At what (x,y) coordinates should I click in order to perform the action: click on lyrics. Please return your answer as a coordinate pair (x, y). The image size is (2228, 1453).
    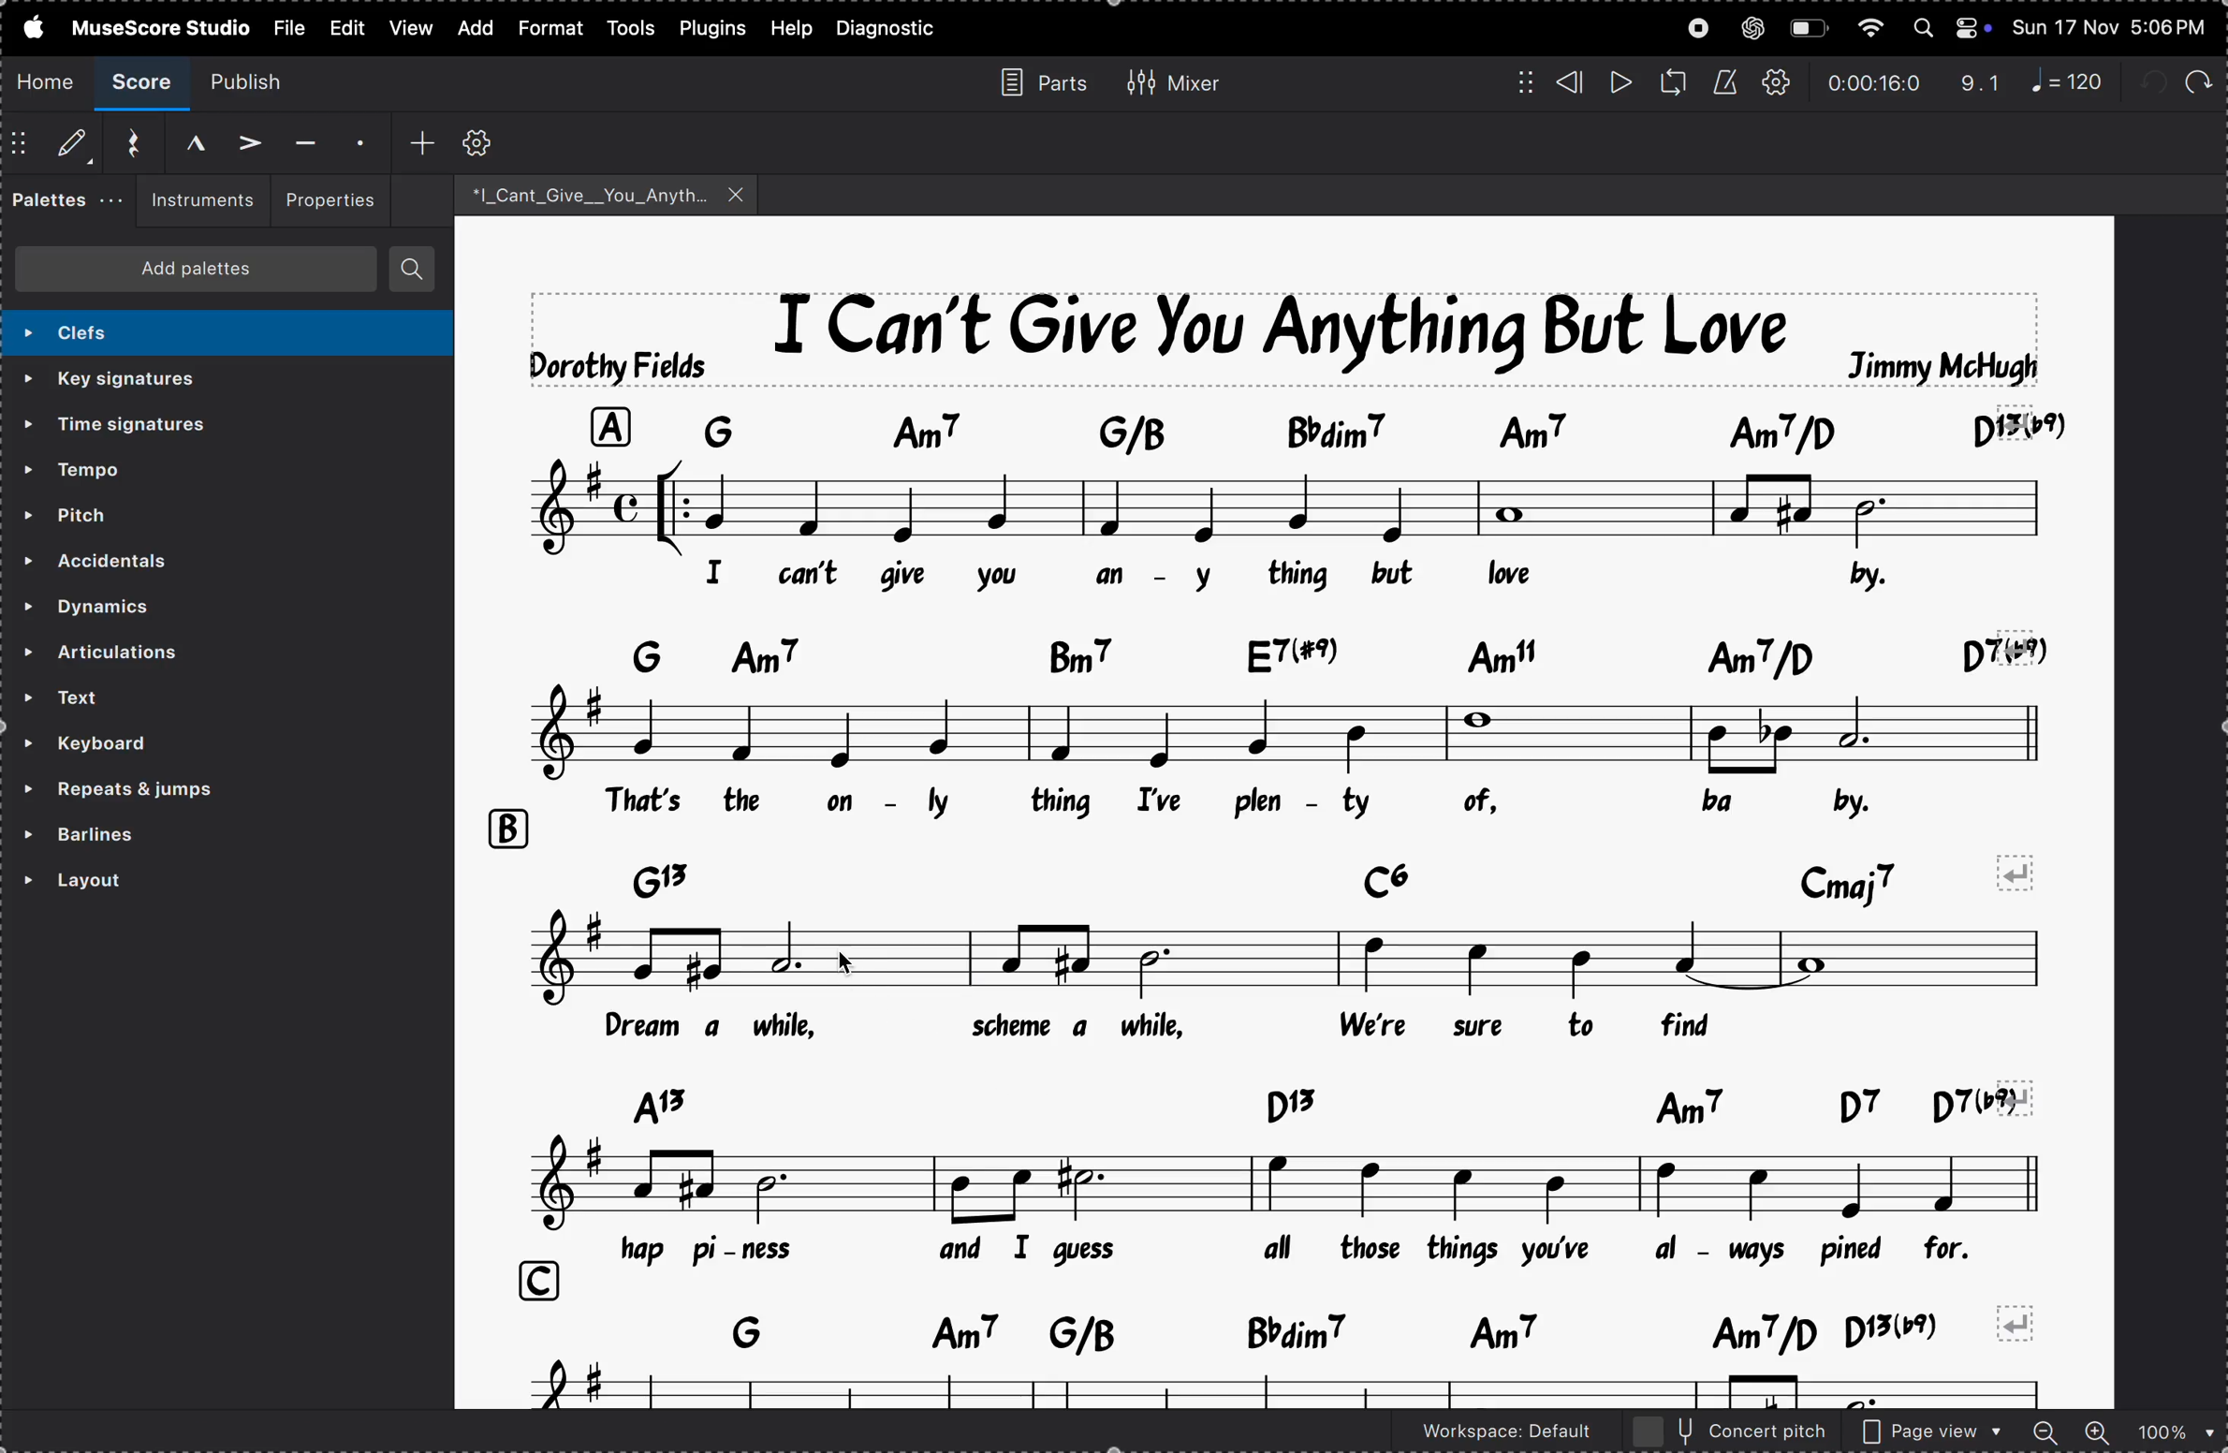
    Looking at the image, I should click on (1136, 575).